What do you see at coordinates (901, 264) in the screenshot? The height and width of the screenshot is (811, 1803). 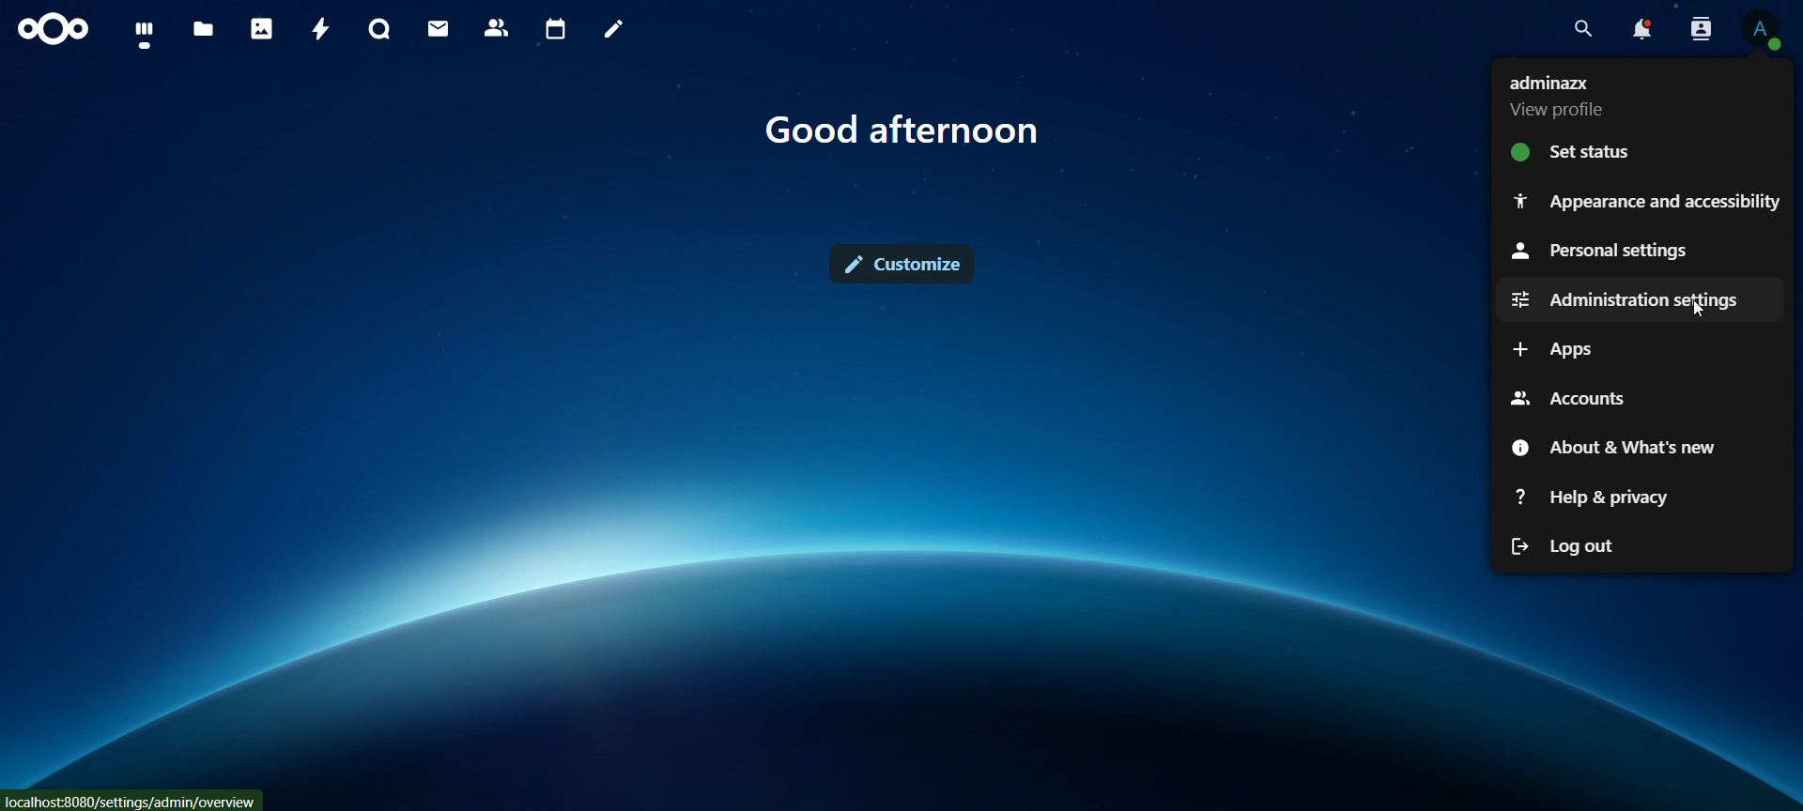 I see `customize` at bounding box center [901, 264].